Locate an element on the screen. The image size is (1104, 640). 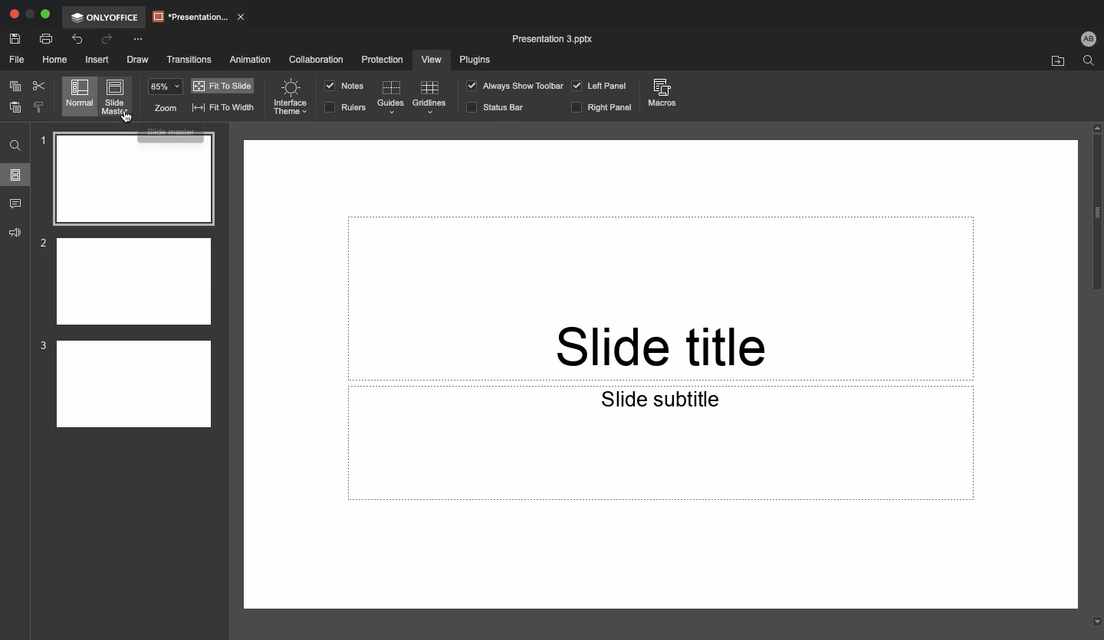
Always show toolbar is located at coordinates (511, 86).